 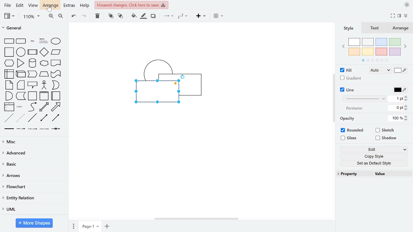 What do you see at coordinates (106, 226) in the screenshot?
I see `add page` at bounding box center [106, 226].